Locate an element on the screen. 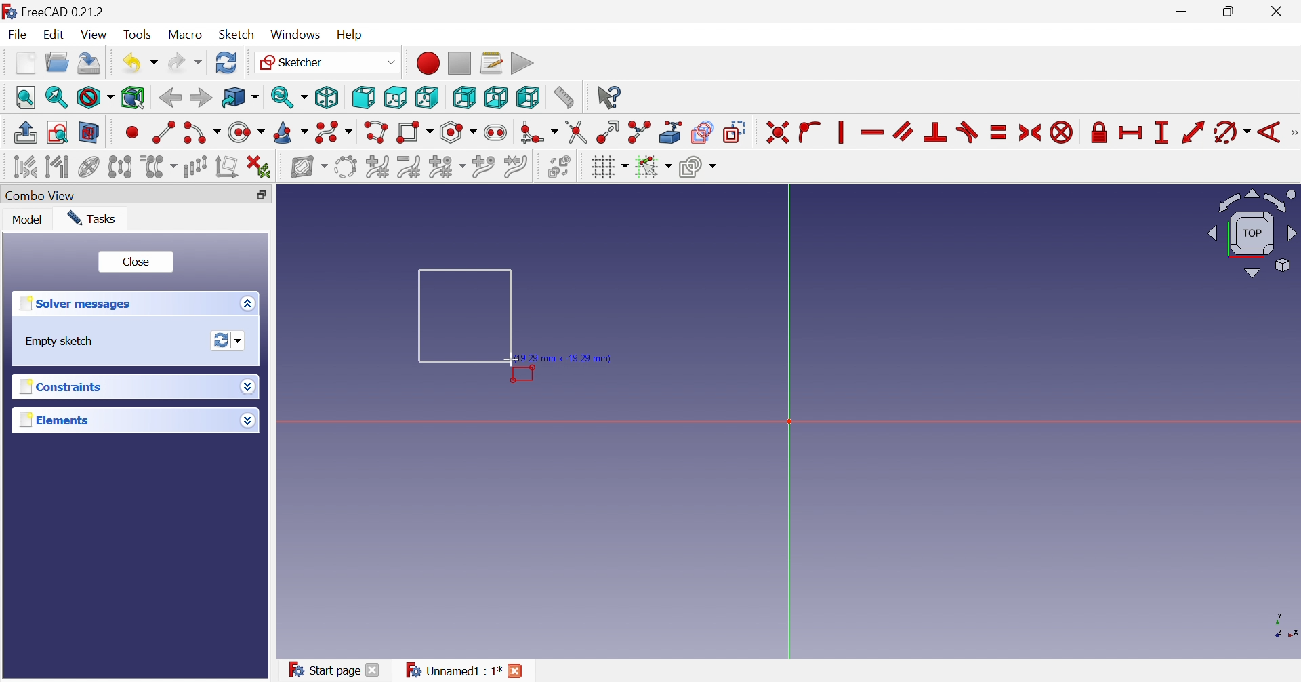 The width and height of the screenshot is (1301, 682). Constrain tangent is located at coordinates (969, 132).